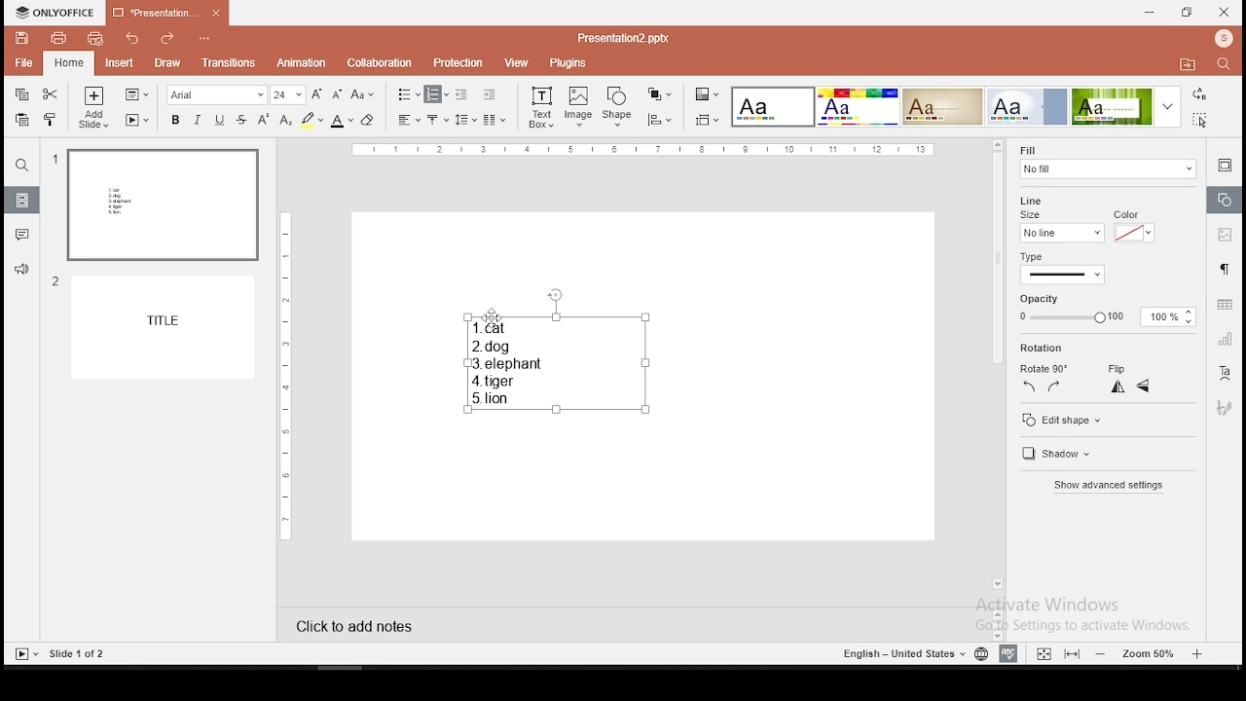 This screenshot has width=1246, height=701. Describe the element at coordinates (540, 108) in the screenshot. I see `text box` at that location.